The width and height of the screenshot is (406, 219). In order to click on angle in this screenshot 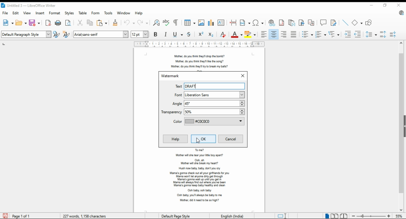, I will do `click(208, 103)`.